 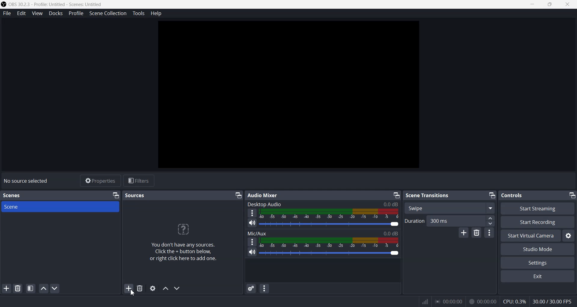 I want to click on Remove Selected Scene, so click(x=18, y=289).